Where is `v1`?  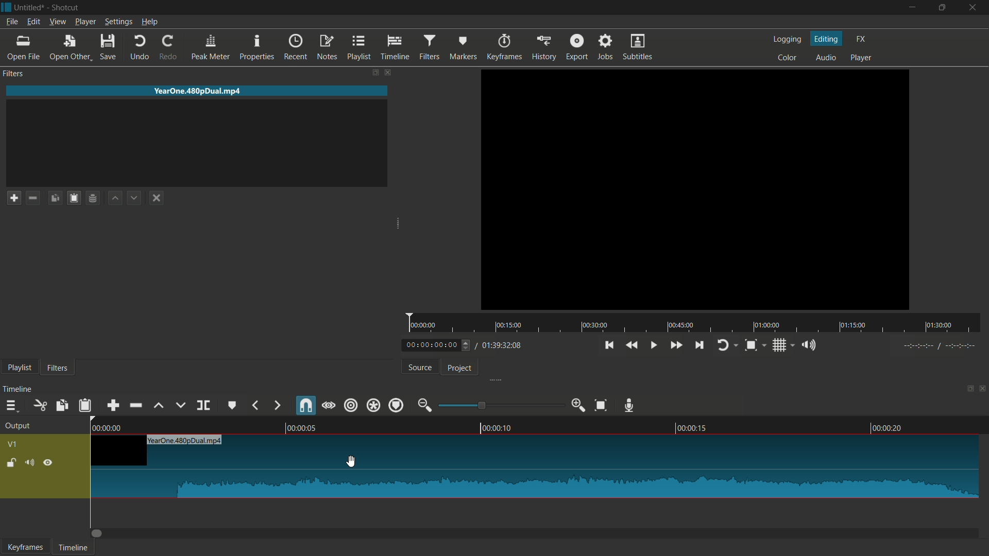
v1 is located at coordinates (13, 445).